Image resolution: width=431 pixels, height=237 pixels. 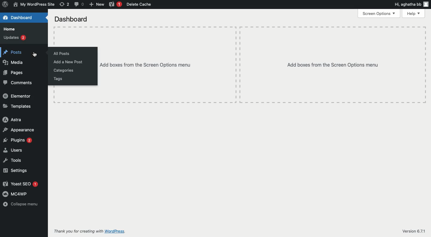 I want to click on Dashboard, so click(x=21, y=17).